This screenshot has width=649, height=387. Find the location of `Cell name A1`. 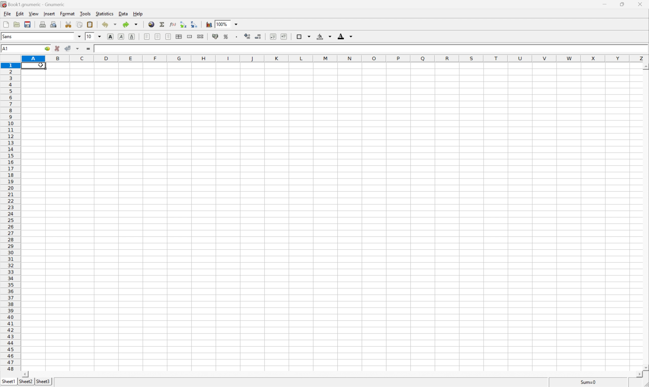

Cell name A1 is located at coordinates (20, 49).